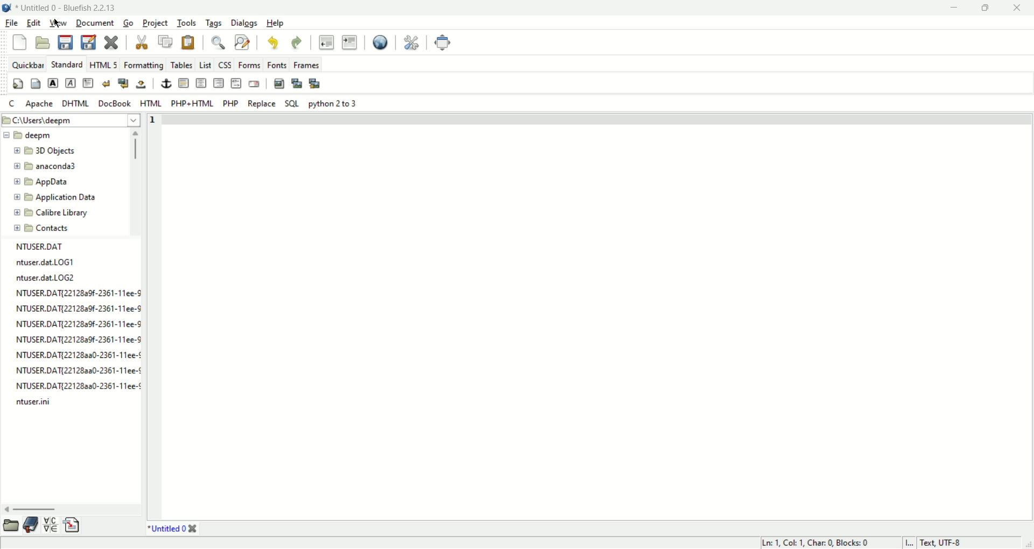 The height and width of the screenshot is (549, 1034). Describe the element at coordinates (33, 525) in the screenshot. I see `bookmark` at that location.